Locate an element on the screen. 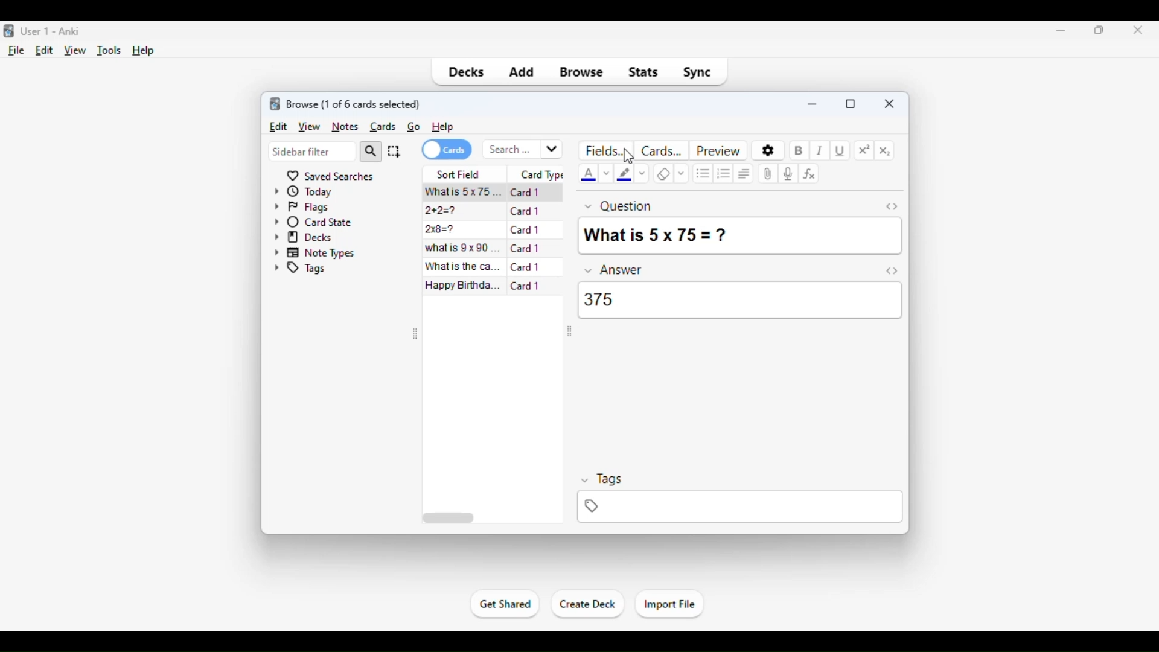 The image size is (1159, 652). change color is located at coordinates (642, 174).